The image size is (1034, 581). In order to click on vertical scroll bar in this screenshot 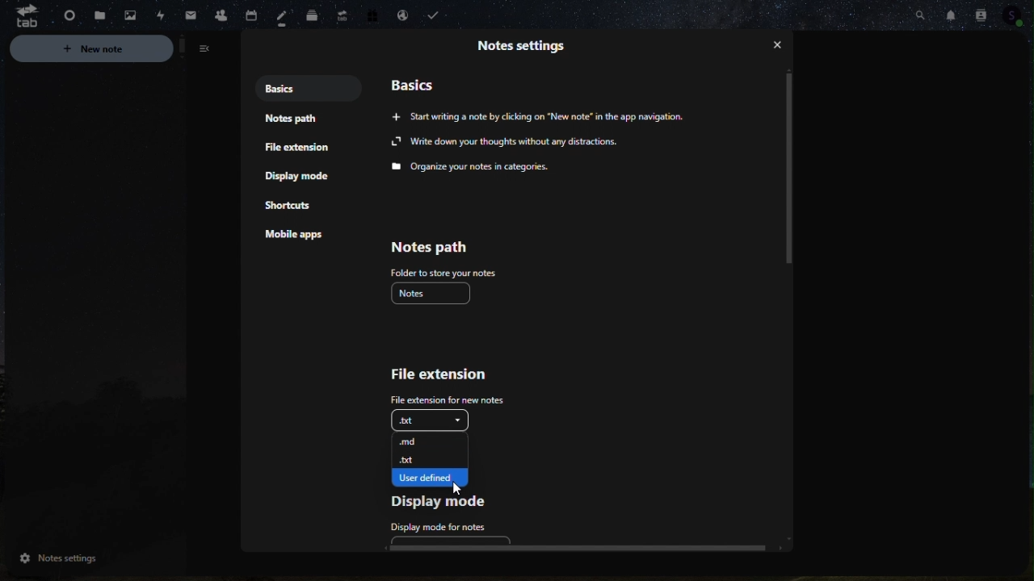, I will do `click(790, 169)`.